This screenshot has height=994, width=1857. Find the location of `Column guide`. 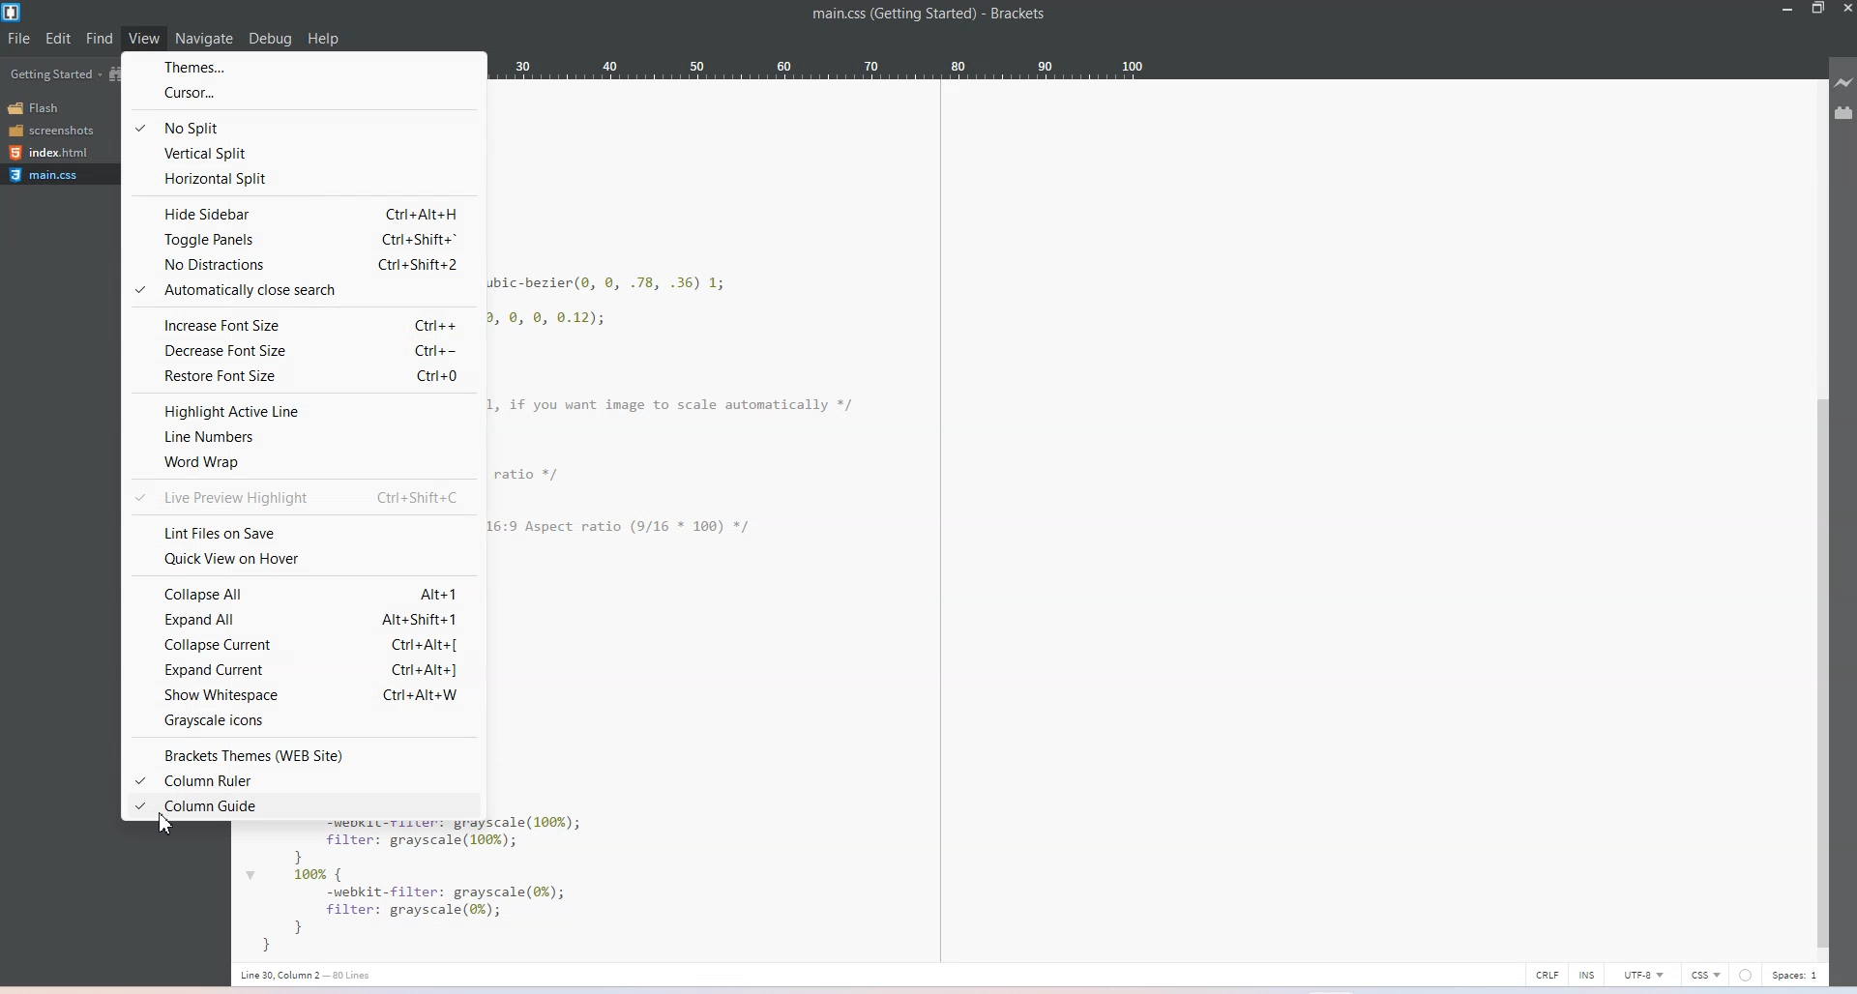

Column guide is located at coordinates (302, 807).